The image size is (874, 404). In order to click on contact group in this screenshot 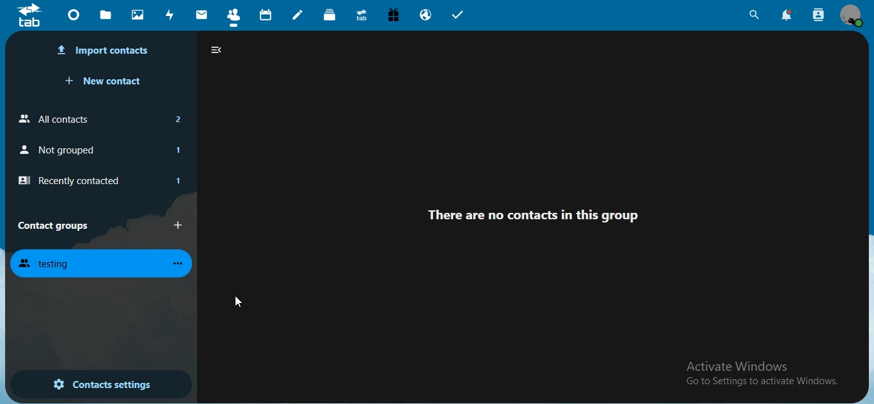, I will do `click(52, 224)`.